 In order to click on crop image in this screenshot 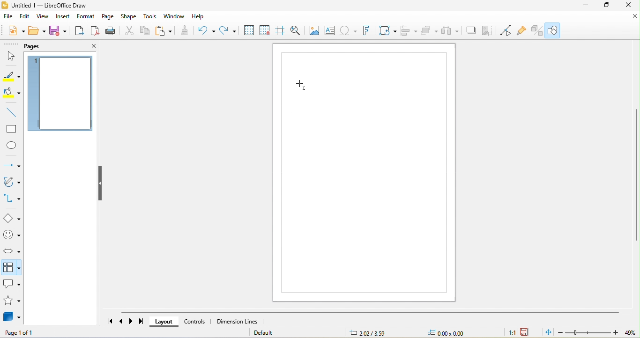, I will do `click(490, 31)`.